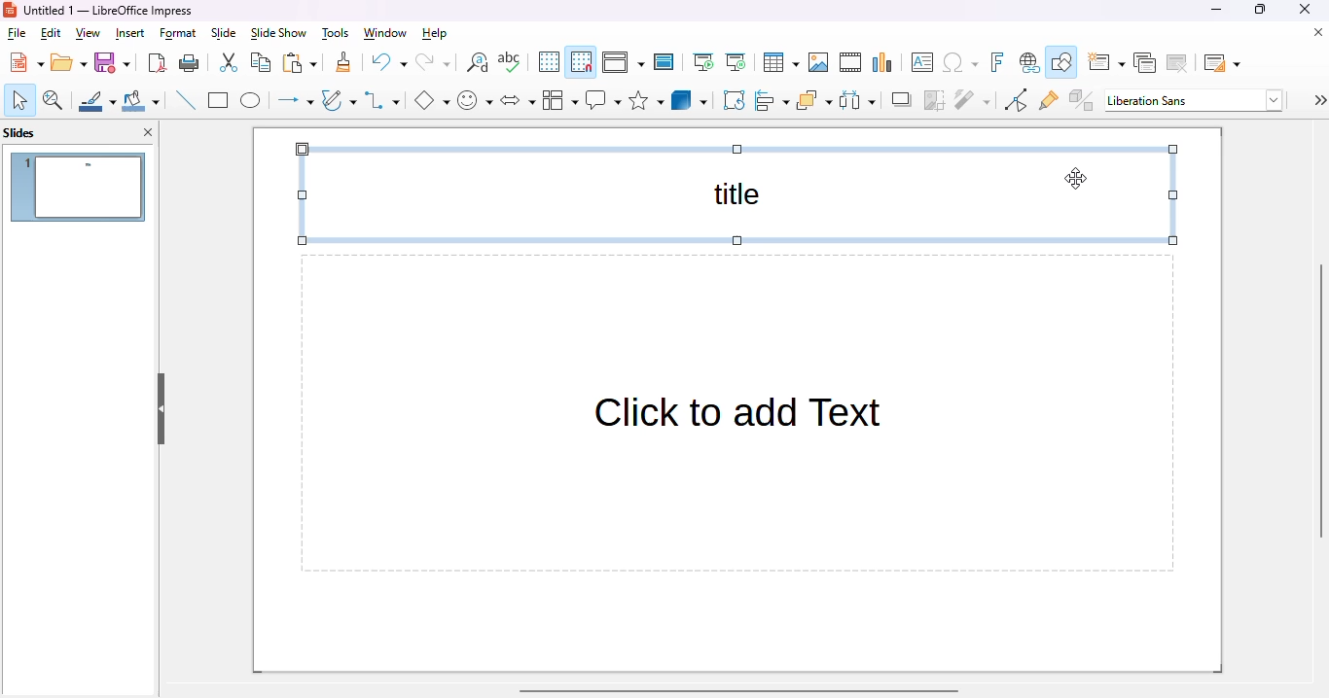 The width and height of the screenshot is (1329, 698). I want to click on start from current slide, so click(736, 62).